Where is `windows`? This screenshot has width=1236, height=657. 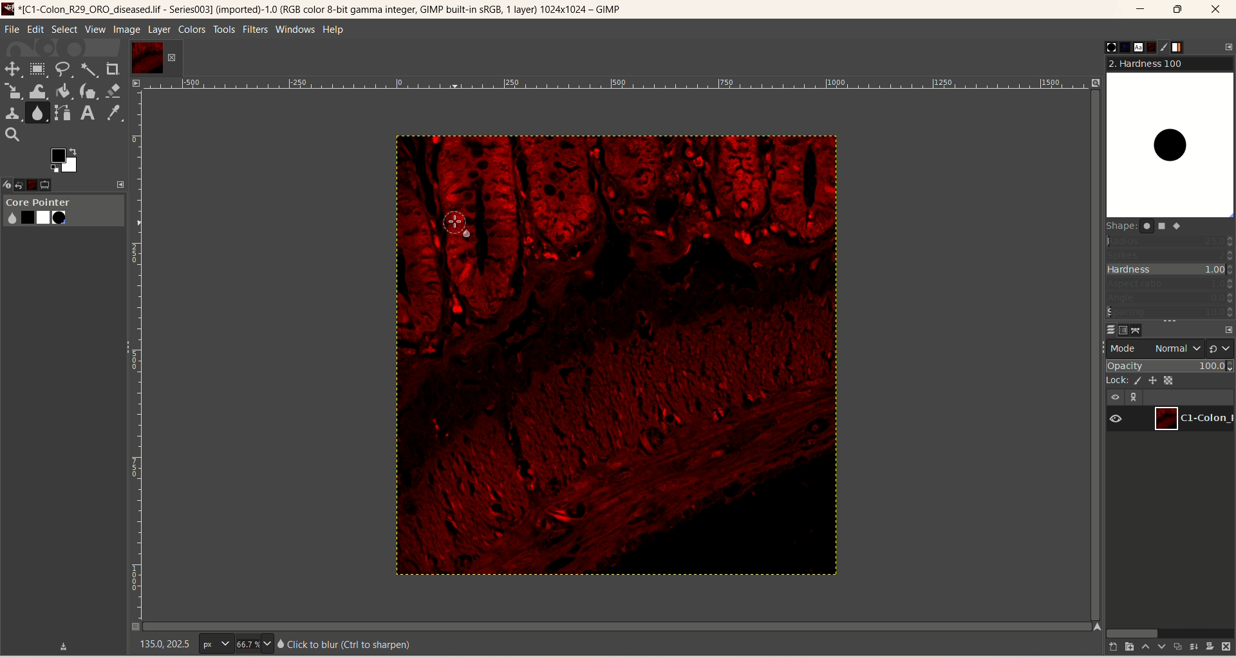
windows is located at coordinates (297, 29).